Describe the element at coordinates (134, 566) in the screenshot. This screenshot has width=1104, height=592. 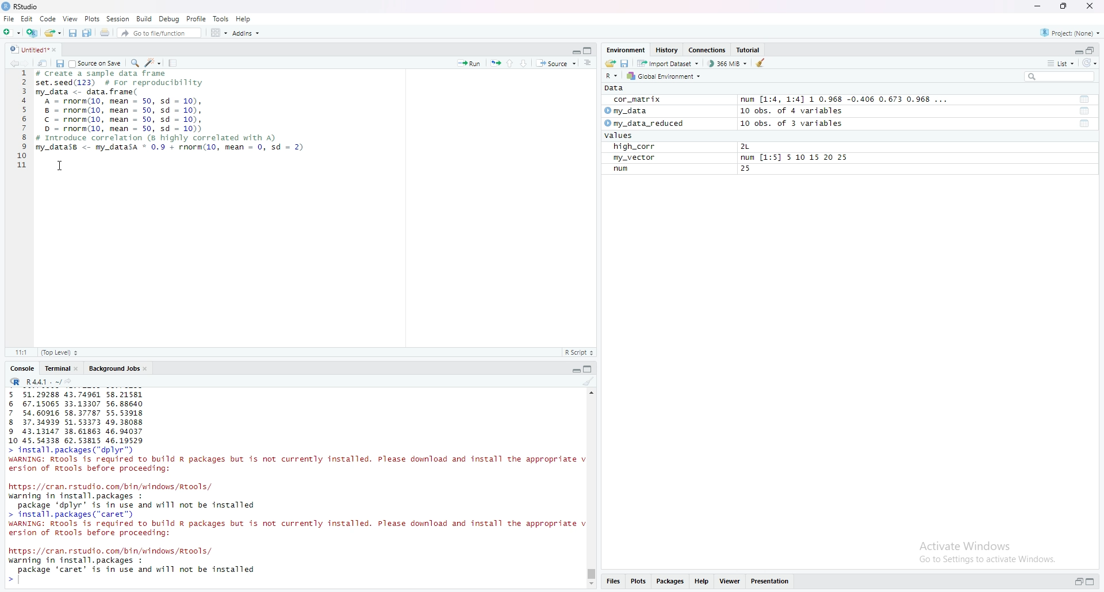
I see `https: //cran. rstudio. com/bin/windows/Rtools/
warning in install. packages :
package ‘caret’ is in use and will not be installed` at that location.